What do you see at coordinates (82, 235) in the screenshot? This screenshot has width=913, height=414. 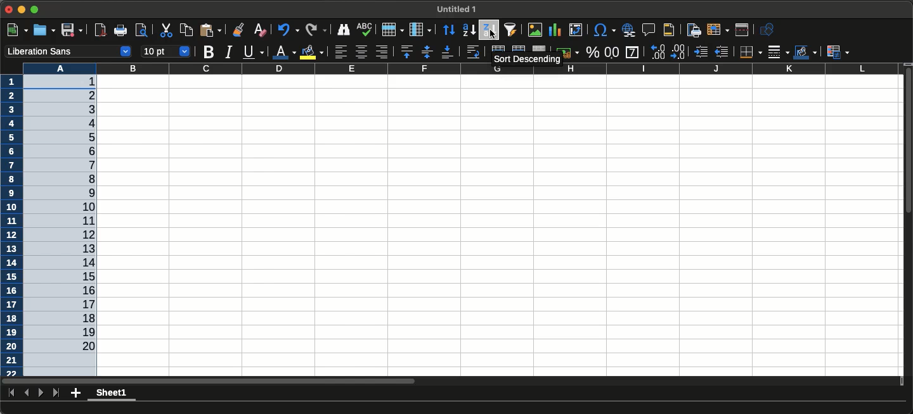 I see `12` at bounding box center [82, 235].